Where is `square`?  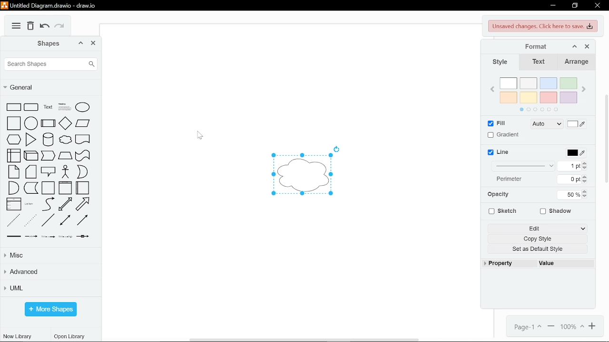 square is located at coordinates (13, 123).